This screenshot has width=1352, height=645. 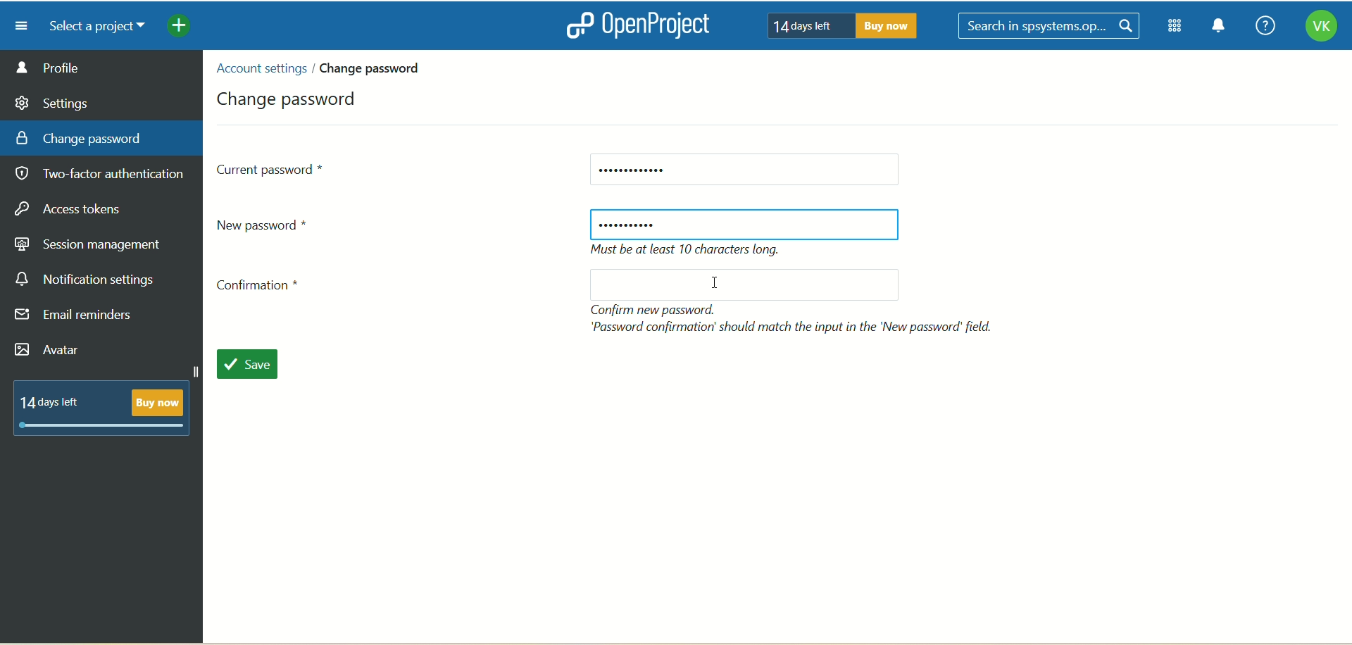 What do you see at coordinates (260, 68) in the screenshot?
I see `account settings` at bounding box center [260, 68].